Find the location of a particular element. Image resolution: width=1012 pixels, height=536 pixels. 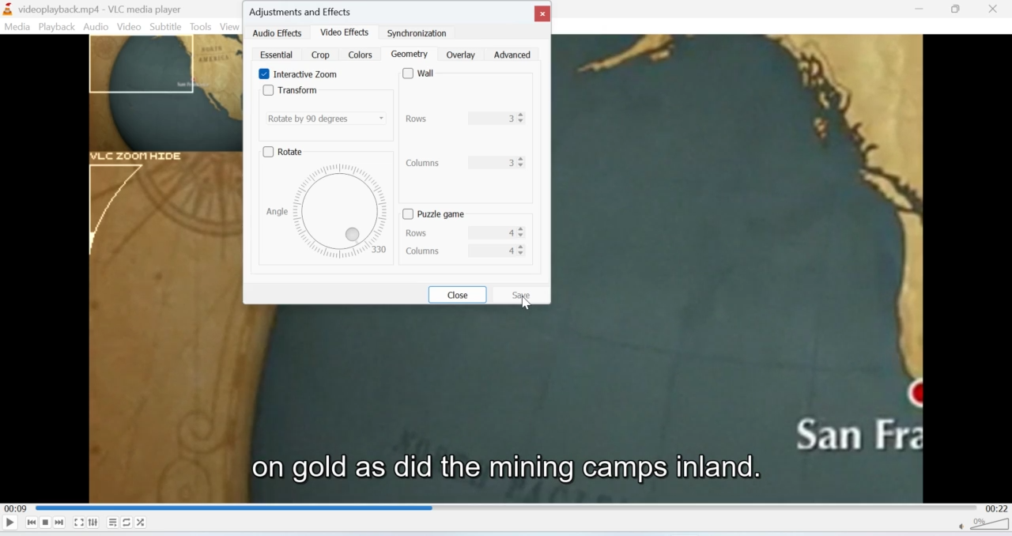

00:22 is located at coordinates (999, 508).